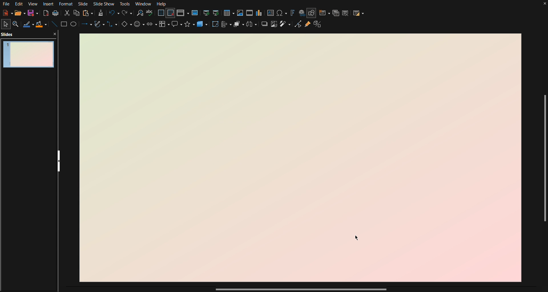 This screenshot has height=292, width=548. What do you see at coordinates (285, 26) in the screenshot?
I see `Wand tool` at bounding box center [285, 26].